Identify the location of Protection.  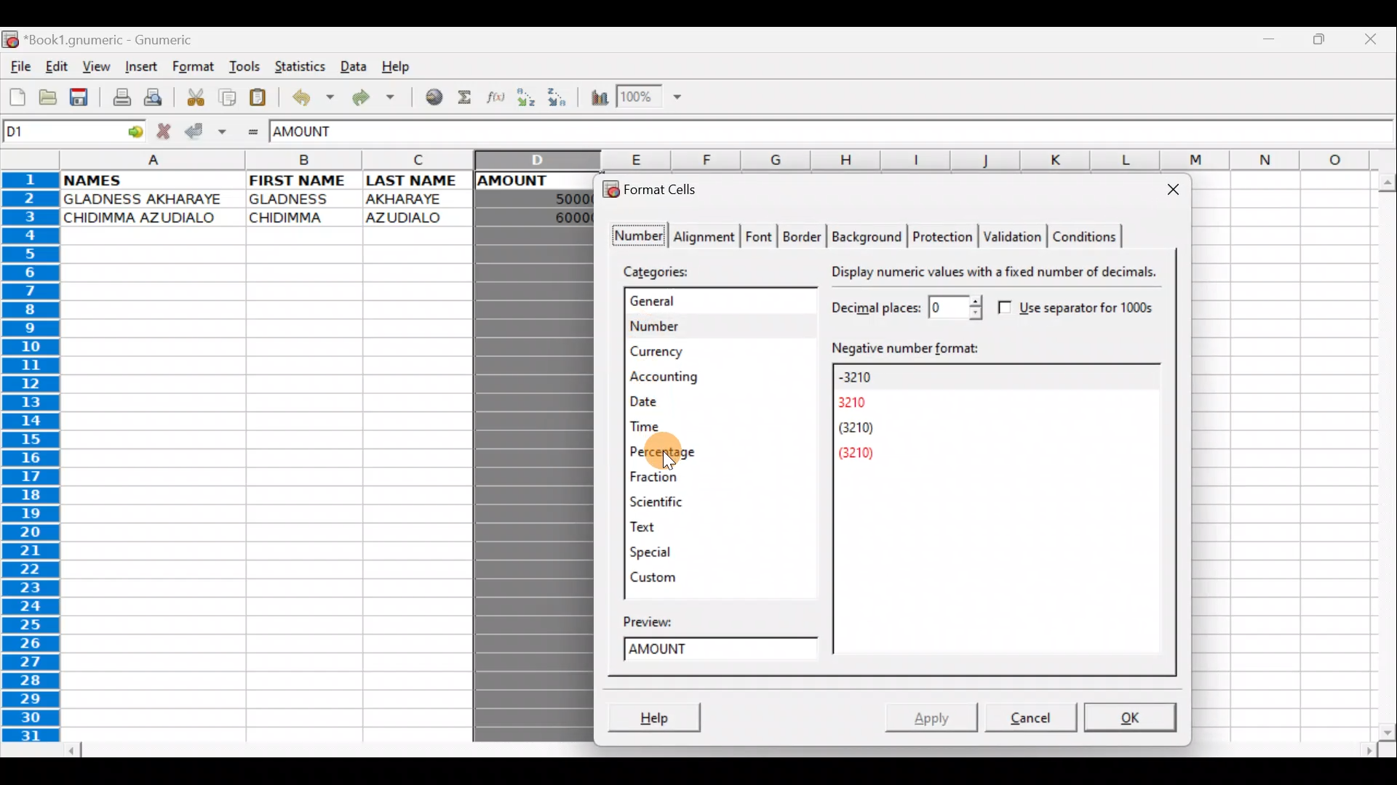
(942, 235).